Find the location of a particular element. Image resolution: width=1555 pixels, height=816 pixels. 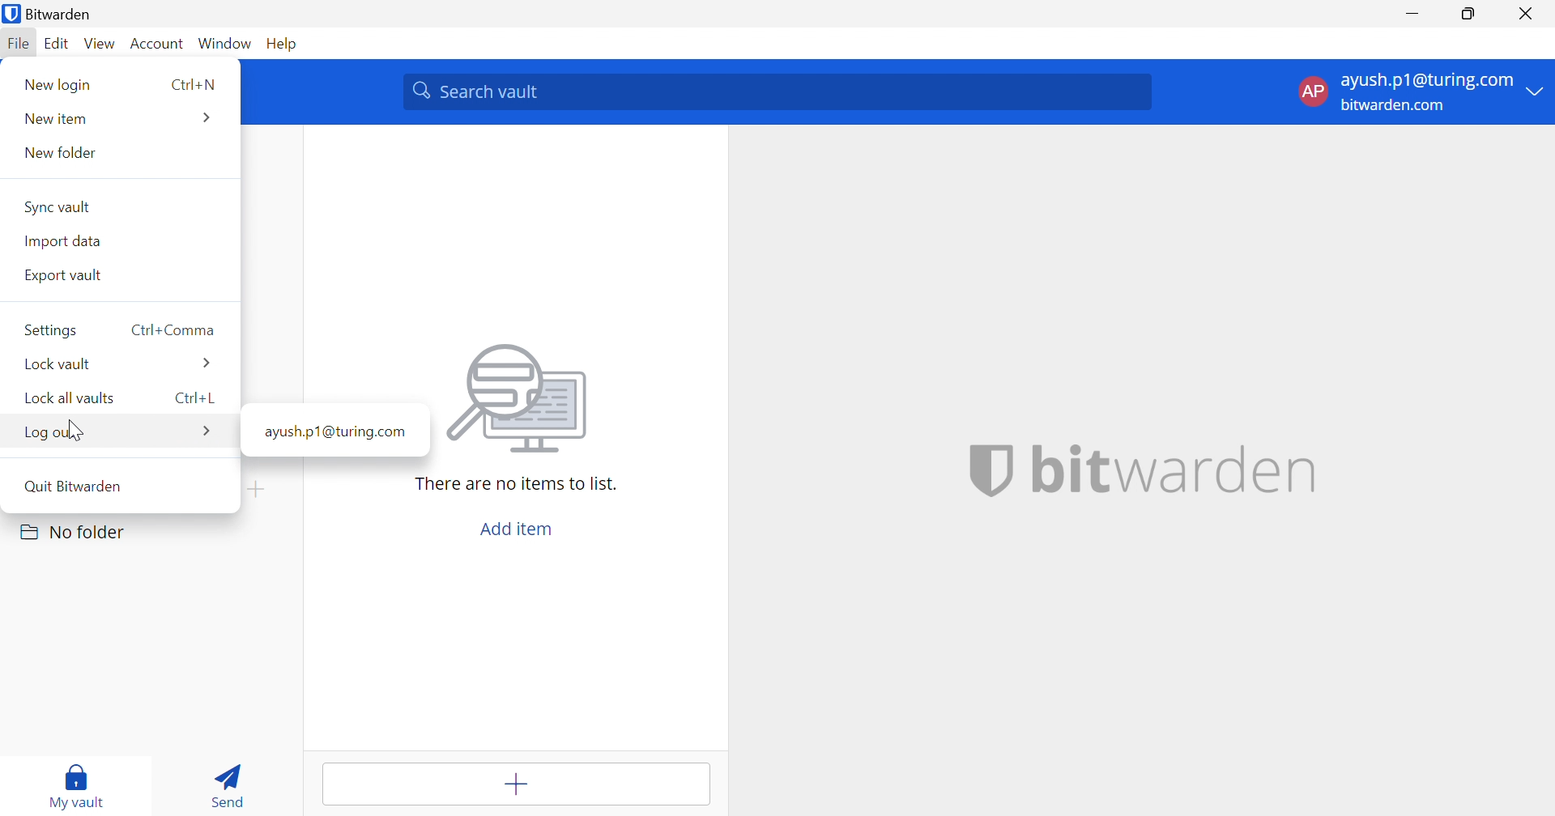

Lock vault is located at coordinates (59, 365).